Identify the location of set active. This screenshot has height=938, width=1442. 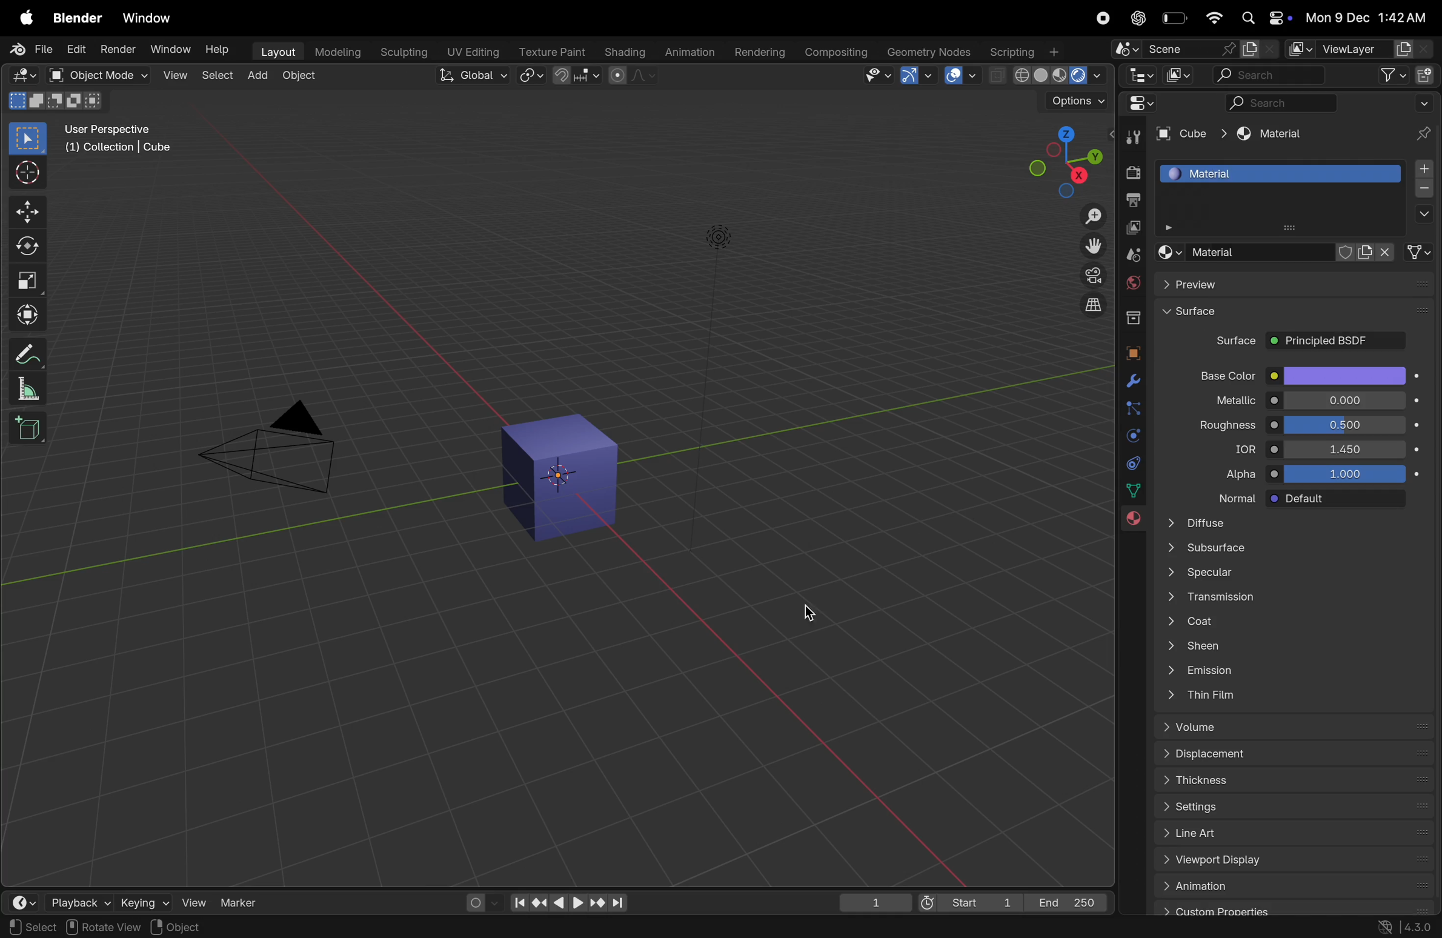
(38, 926).